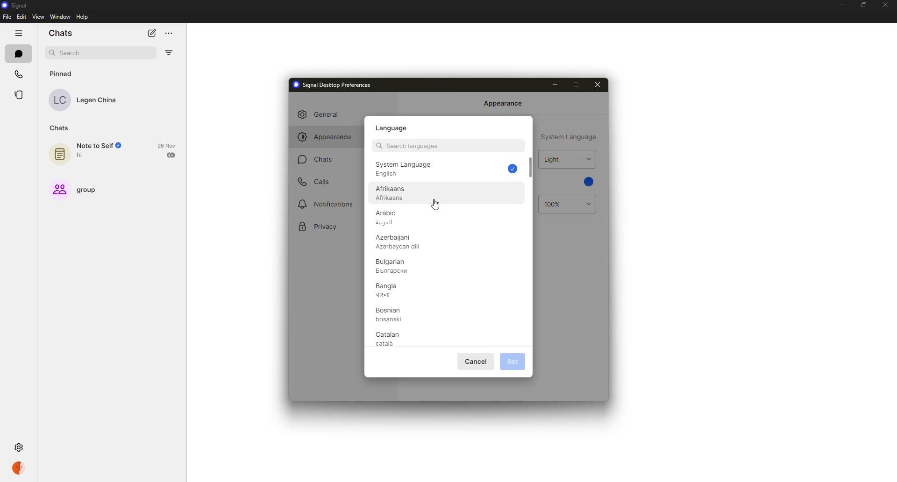  Describe the element at coordinates (74, 189) in the screenshot. I see `group` at that location.